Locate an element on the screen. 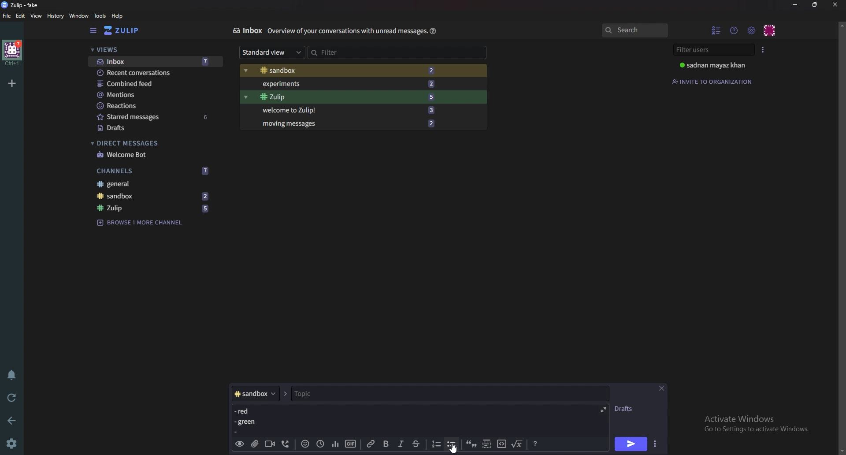 This screenshot has height=455, width=846. title is located at coordinates (24, 5).